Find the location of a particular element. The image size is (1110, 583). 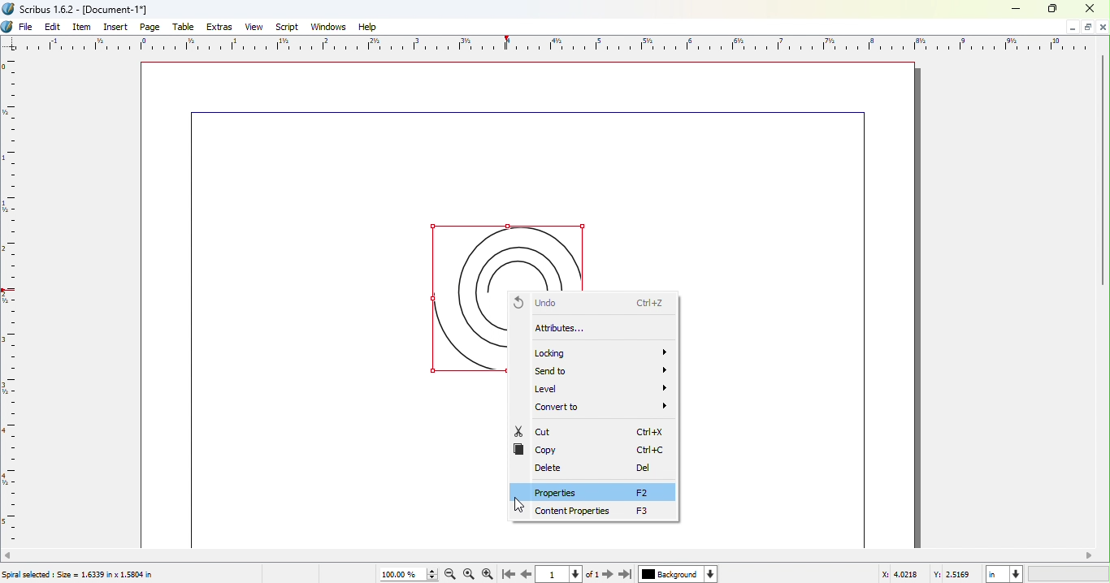

Go to the next page is located at coordinates (608, 574).